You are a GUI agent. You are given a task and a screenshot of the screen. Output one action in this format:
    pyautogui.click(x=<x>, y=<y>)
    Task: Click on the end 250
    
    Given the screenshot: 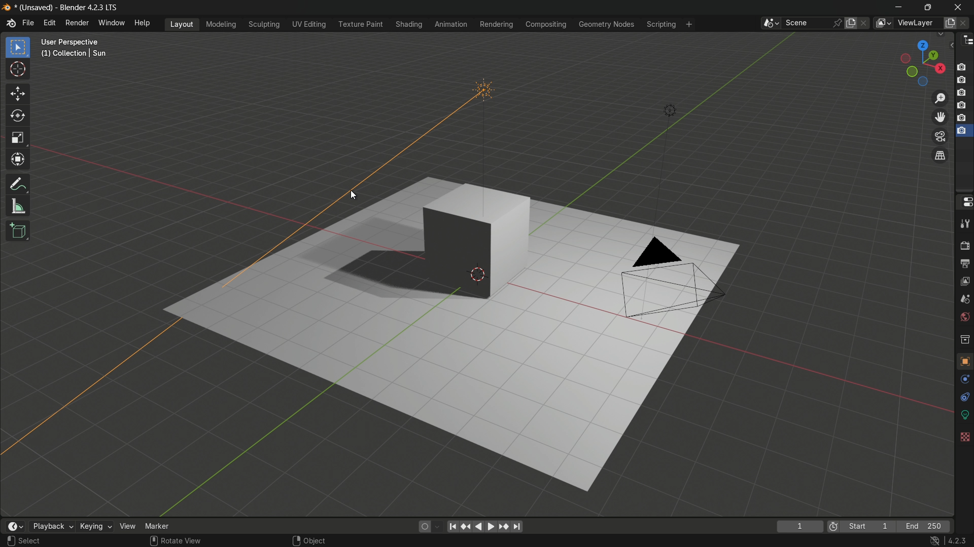 What is the action you would take?
    pyautogui.click(x=926, y=526)
    